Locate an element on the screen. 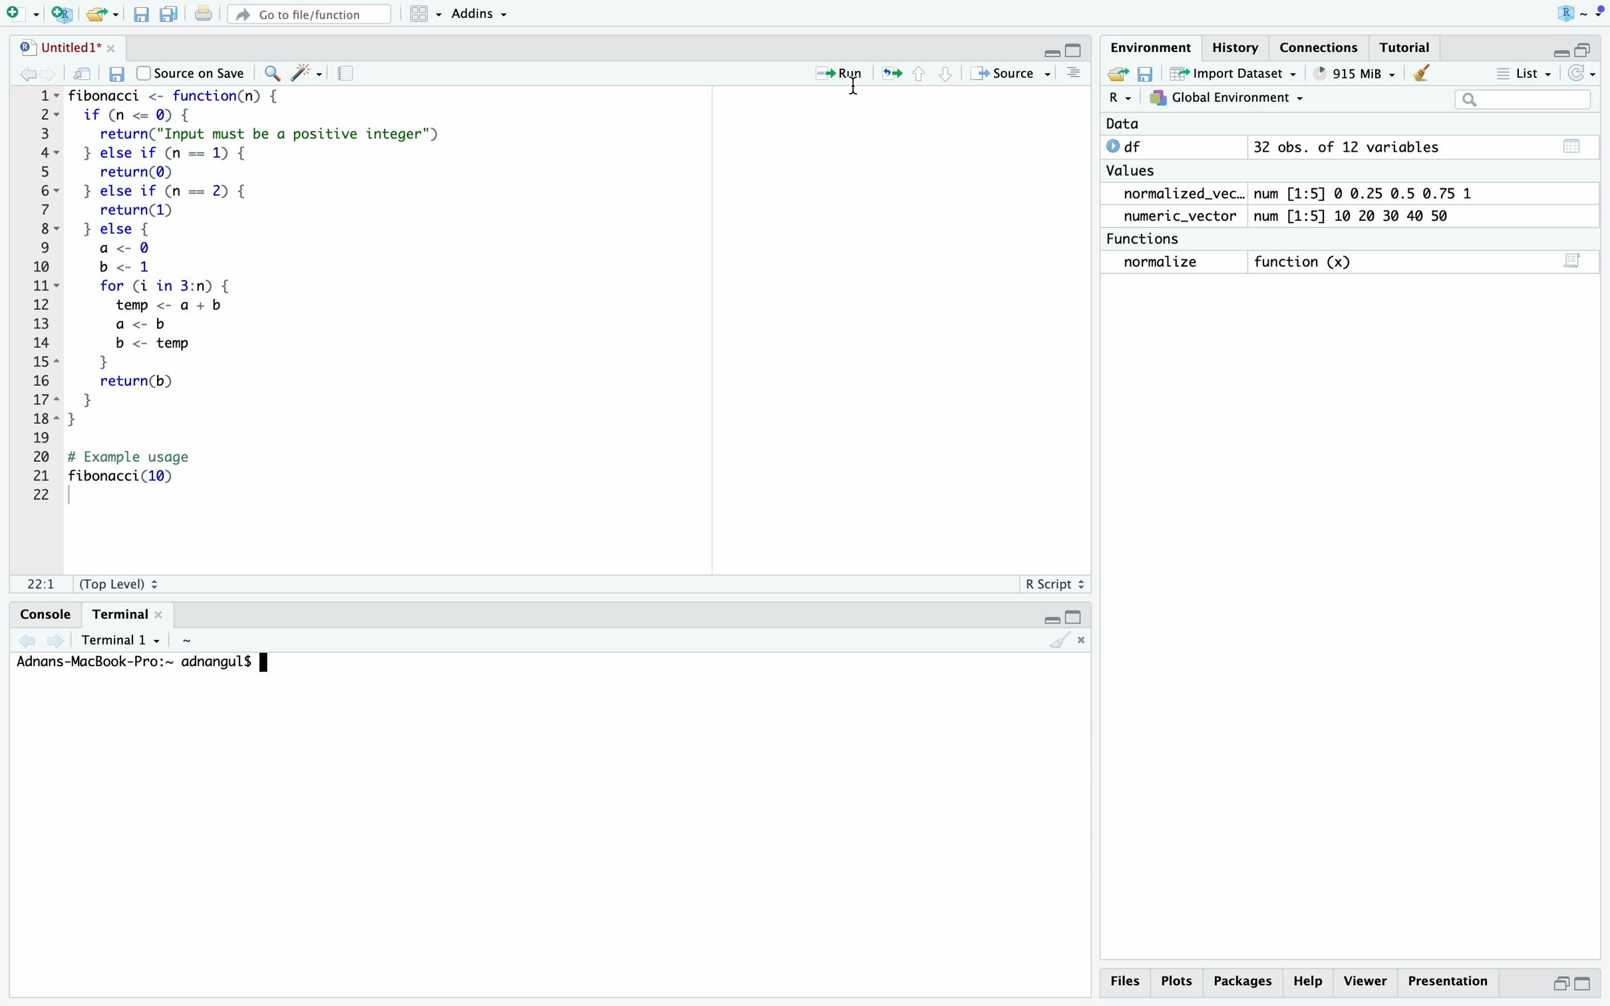 This screenshot has width=1610, height=1006. cursor is located at coordinates (853, 83).